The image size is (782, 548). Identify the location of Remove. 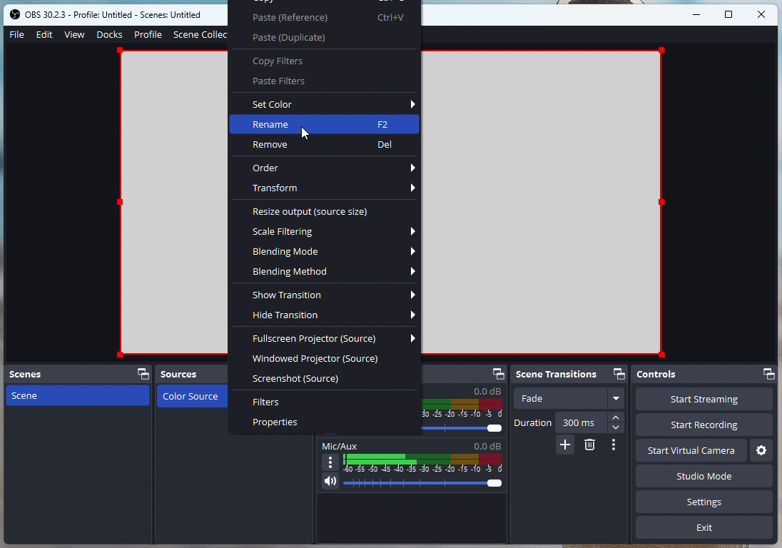
(327, 143).